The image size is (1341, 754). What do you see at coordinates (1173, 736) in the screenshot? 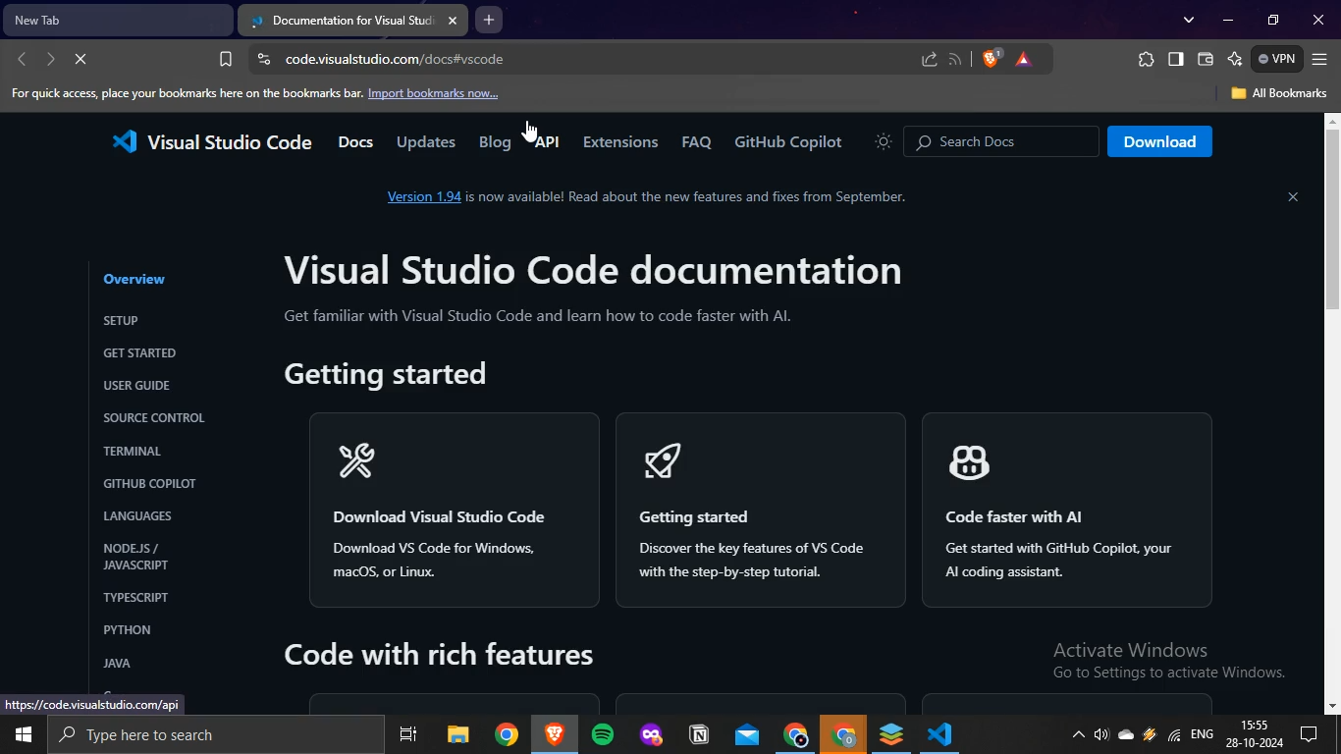
I see `wifi` at bounding box center [1173, 736].